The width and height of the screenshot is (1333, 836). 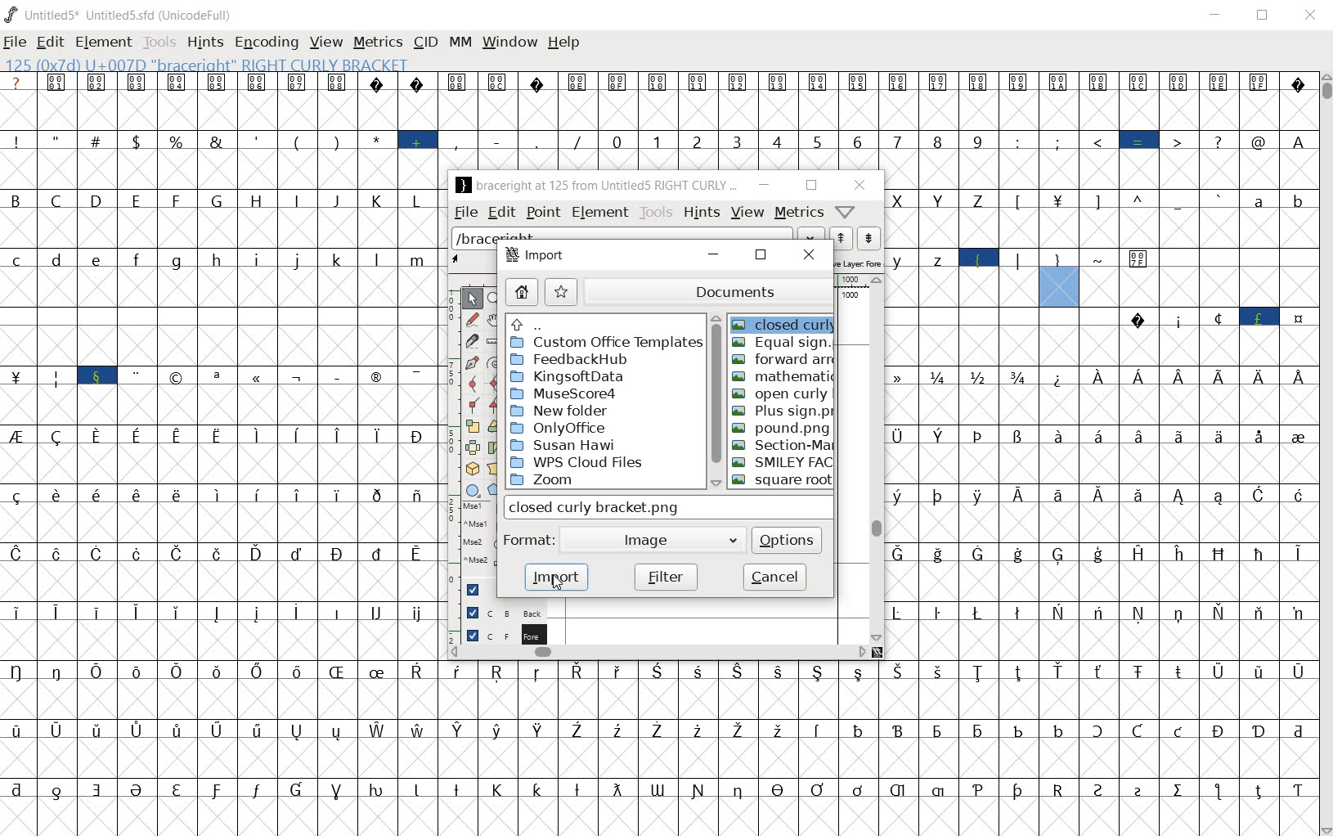 What do you see at coordinates (781, 429) in the screenshot?
I see `pound.png` at bounding box center [781, 429].